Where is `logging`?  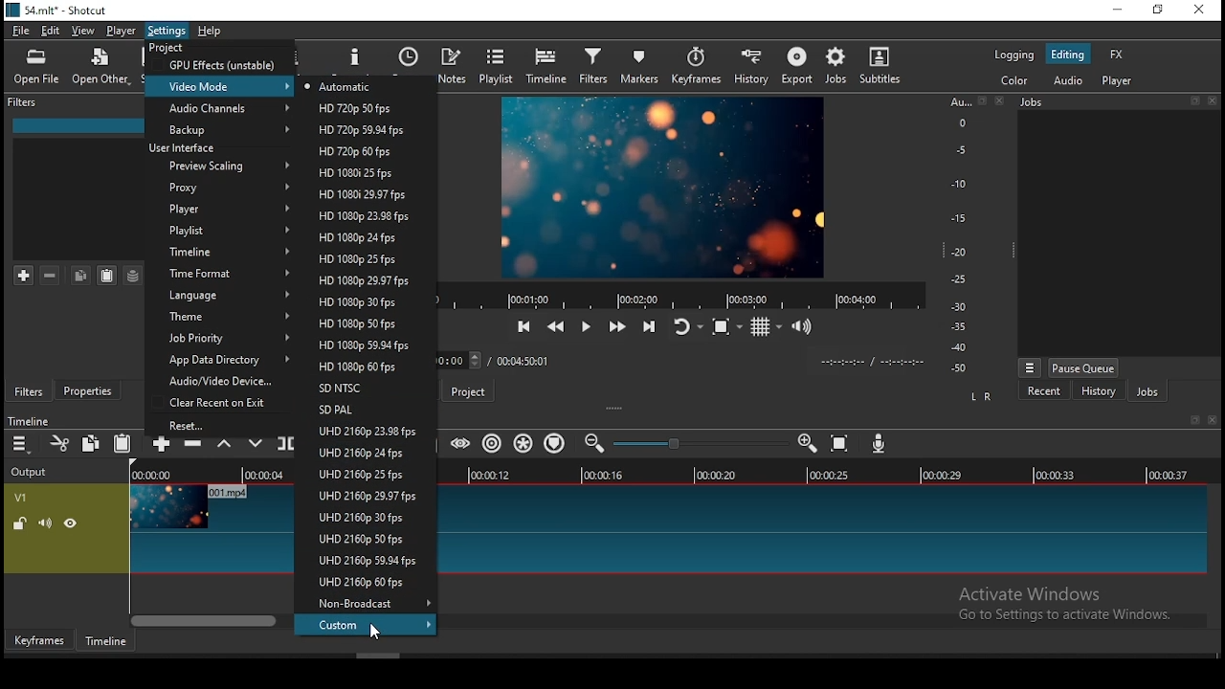
logging is located at coordinates (1013, 54).